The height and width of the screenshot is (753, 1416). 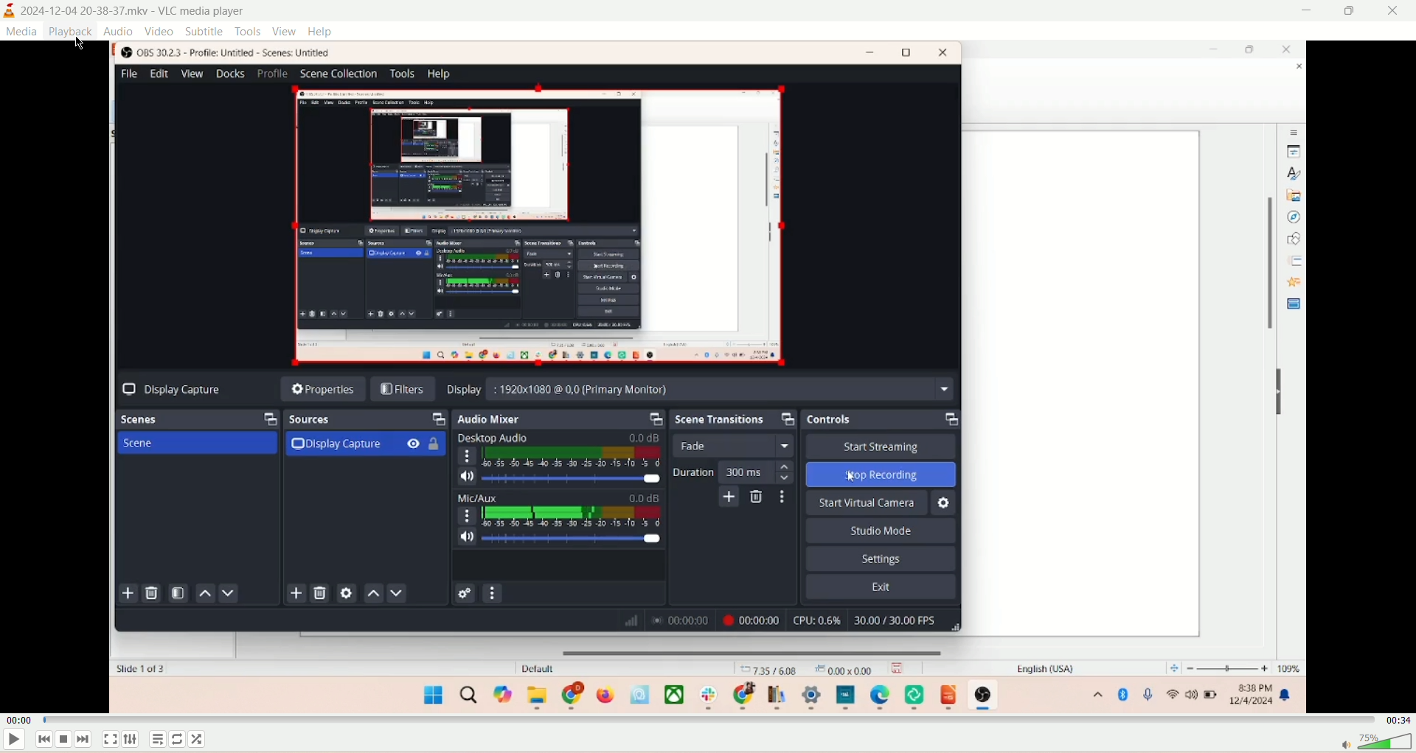 What do you see at coordinates (160, 740) in the screenshot?
I see `playlist` at bounding box center [160, 740].